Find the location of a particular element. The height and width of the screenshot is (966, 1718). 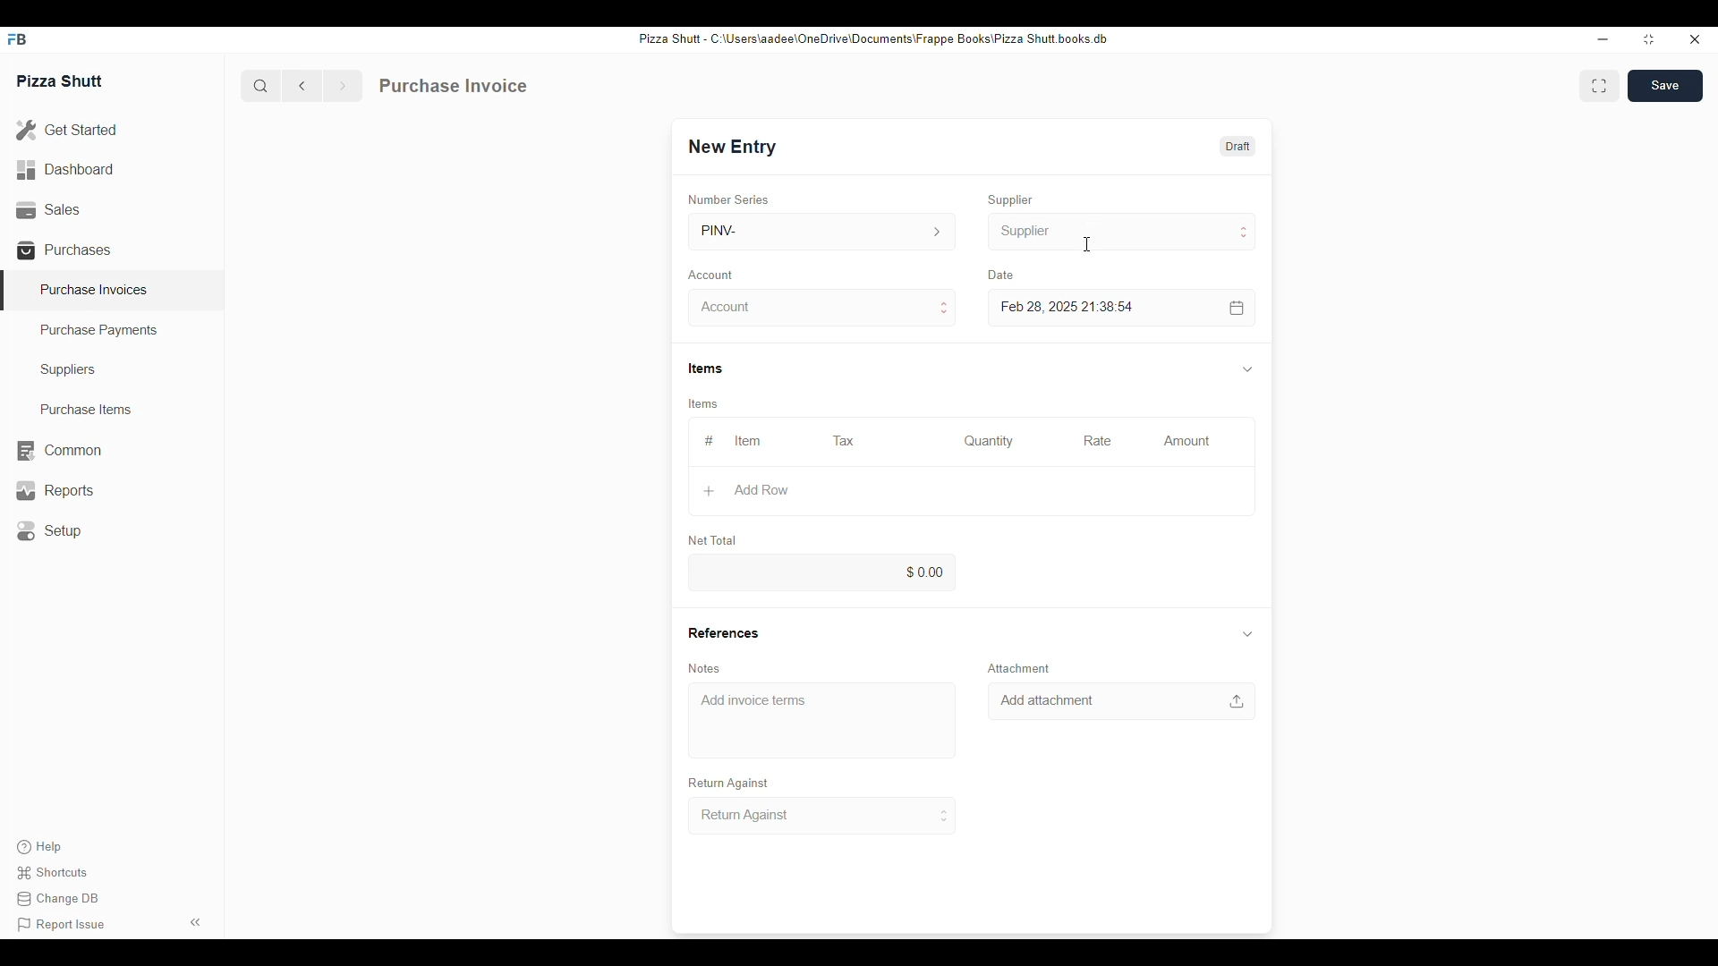

Shortcuts is located at coordinates (56, 873).